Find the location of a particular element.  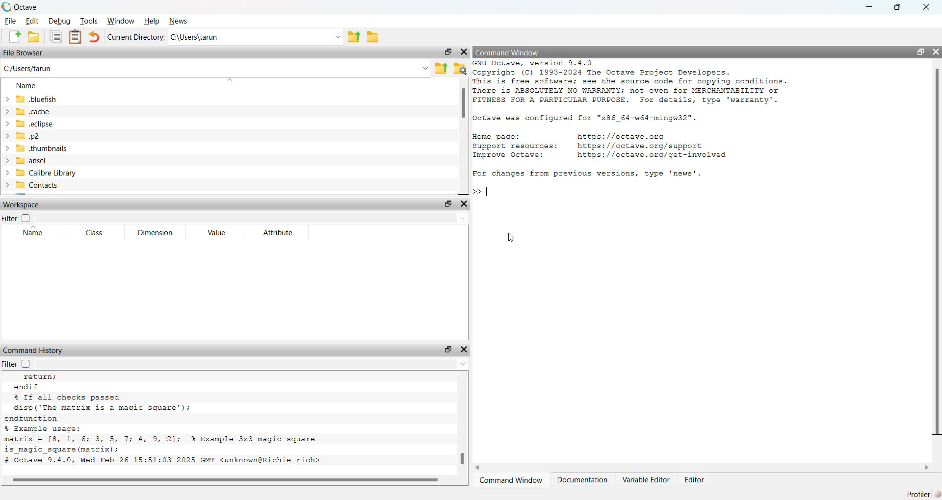

Scroll bar is located at coordinates (463, 103).